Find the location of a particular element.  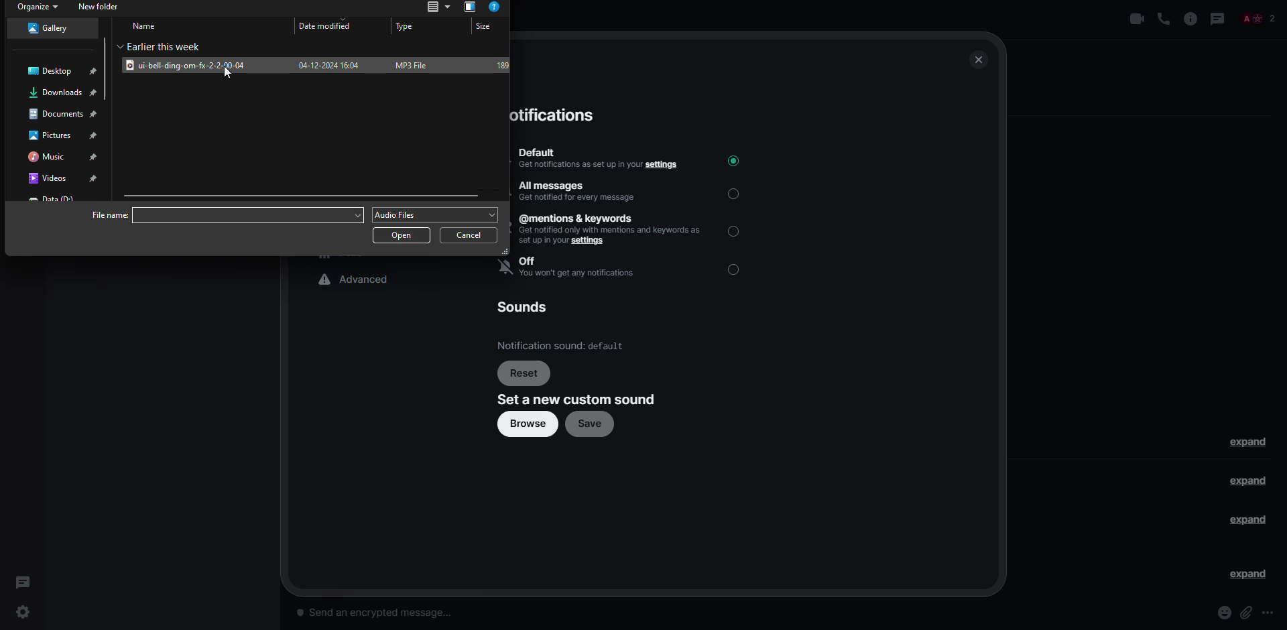

notifications is located at coordinates (554, 116).